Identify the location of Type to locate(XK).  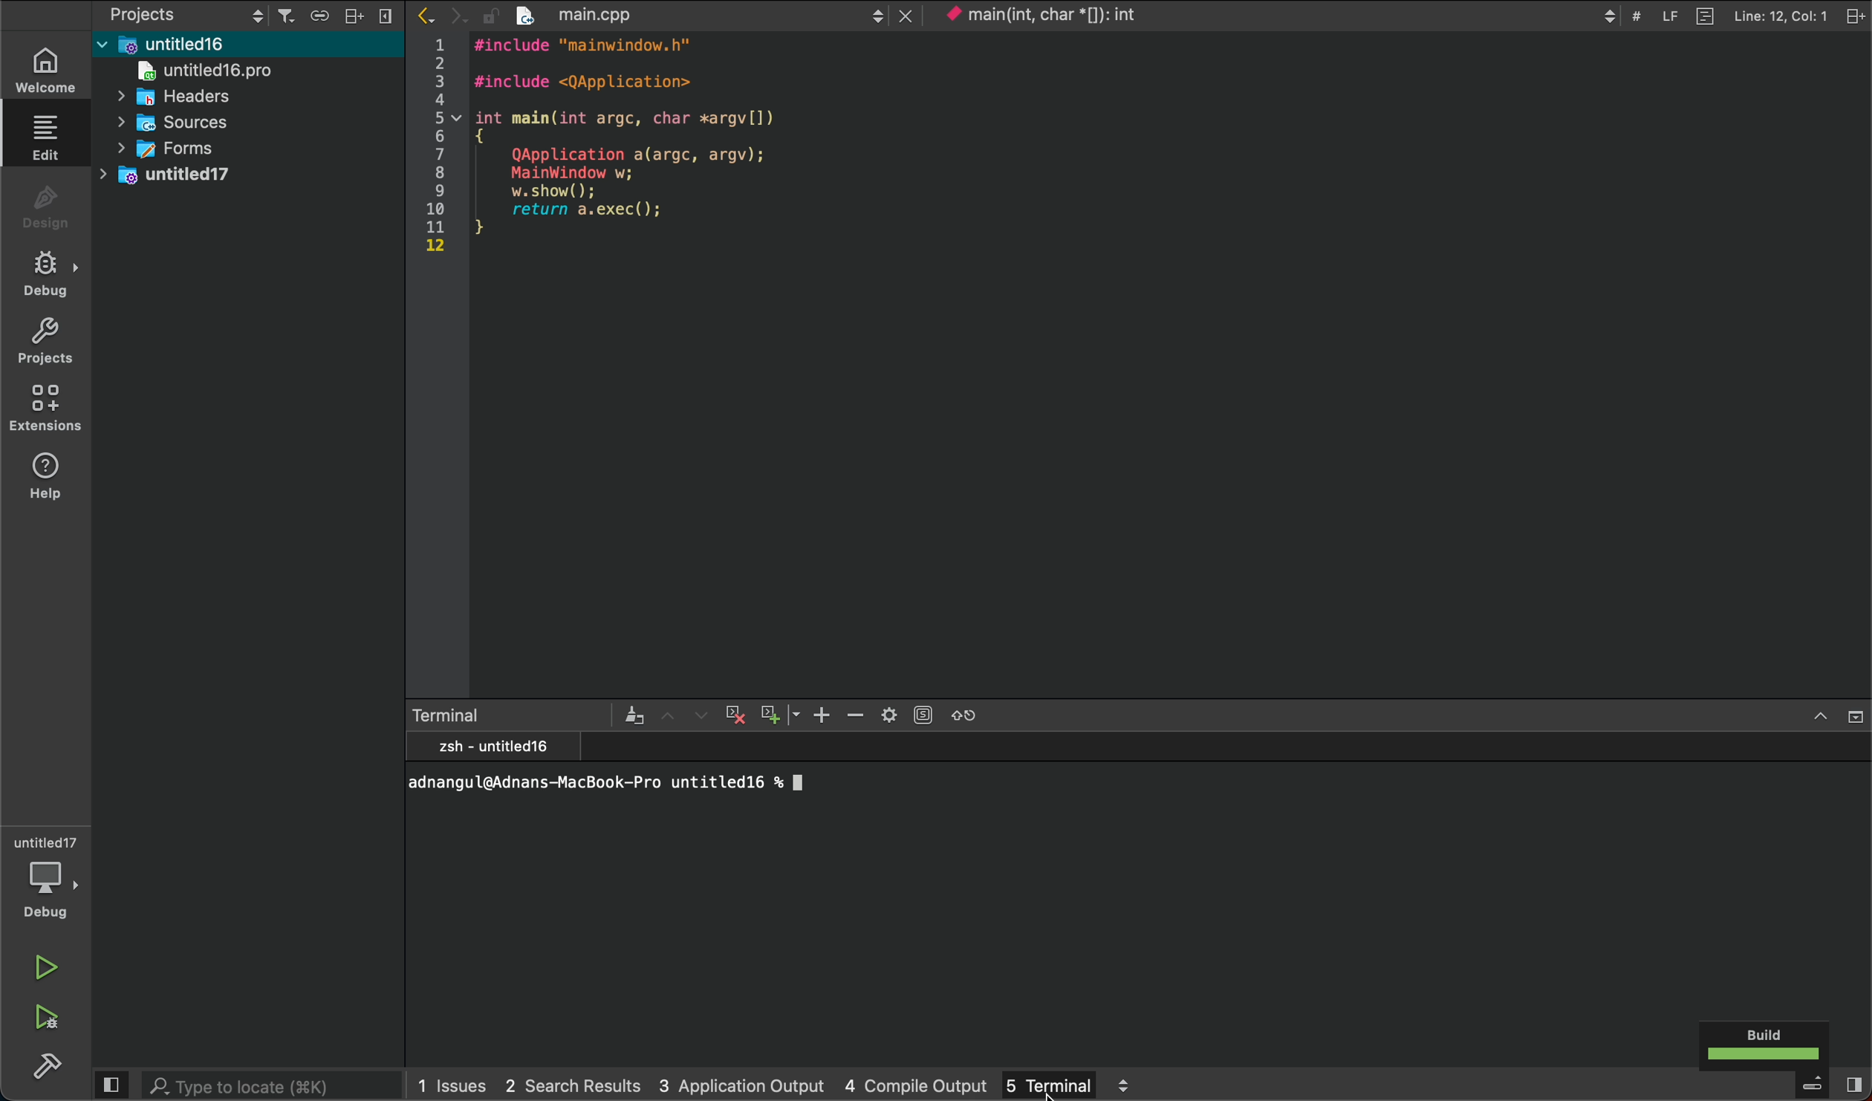
(273, 1085).